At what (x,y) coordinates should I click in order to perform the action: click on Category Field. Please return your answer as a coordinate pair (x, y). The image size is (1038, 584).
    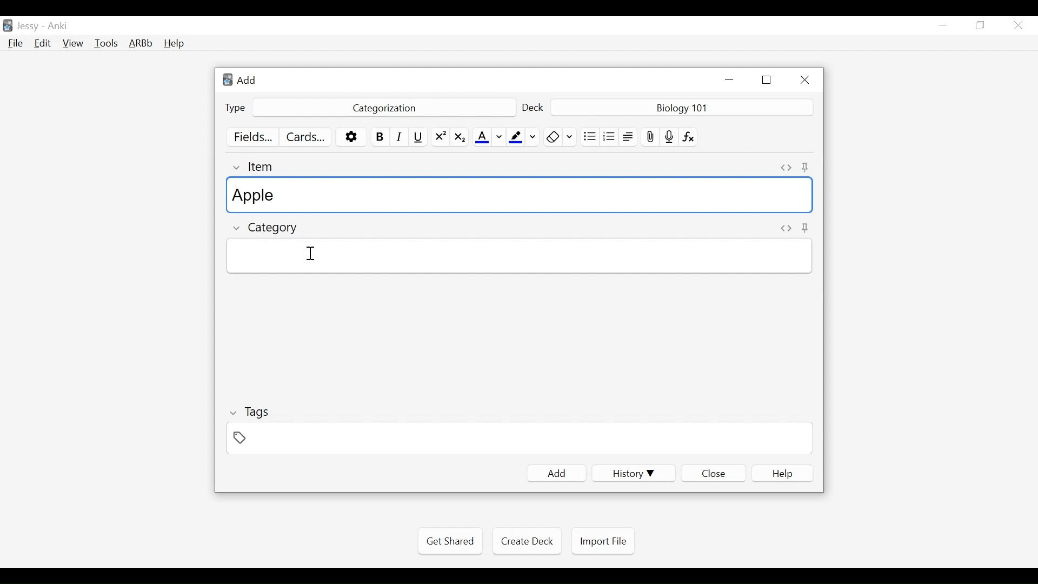
    Looking at the image, I should click on (518, 256).